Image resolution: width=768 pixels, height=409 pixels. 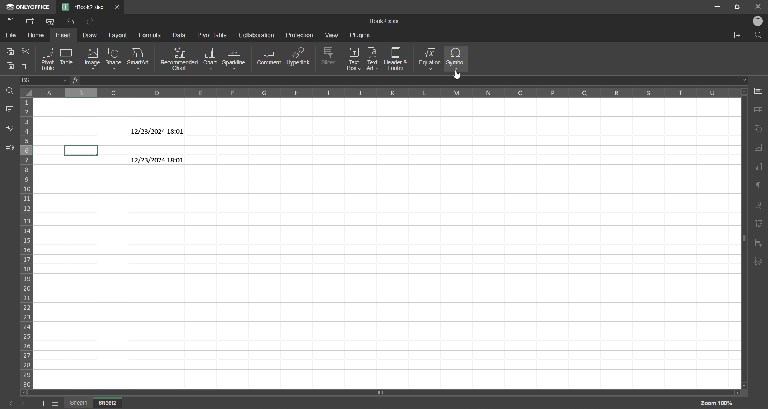 What do you see at coordinates (737, 36) in the screenshot?
I see `open location` at bounding box center [737, 36].